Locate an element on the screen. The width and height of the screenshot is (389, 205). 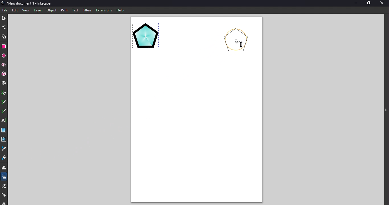
Mesh tool is located at coordinates (4, 139).